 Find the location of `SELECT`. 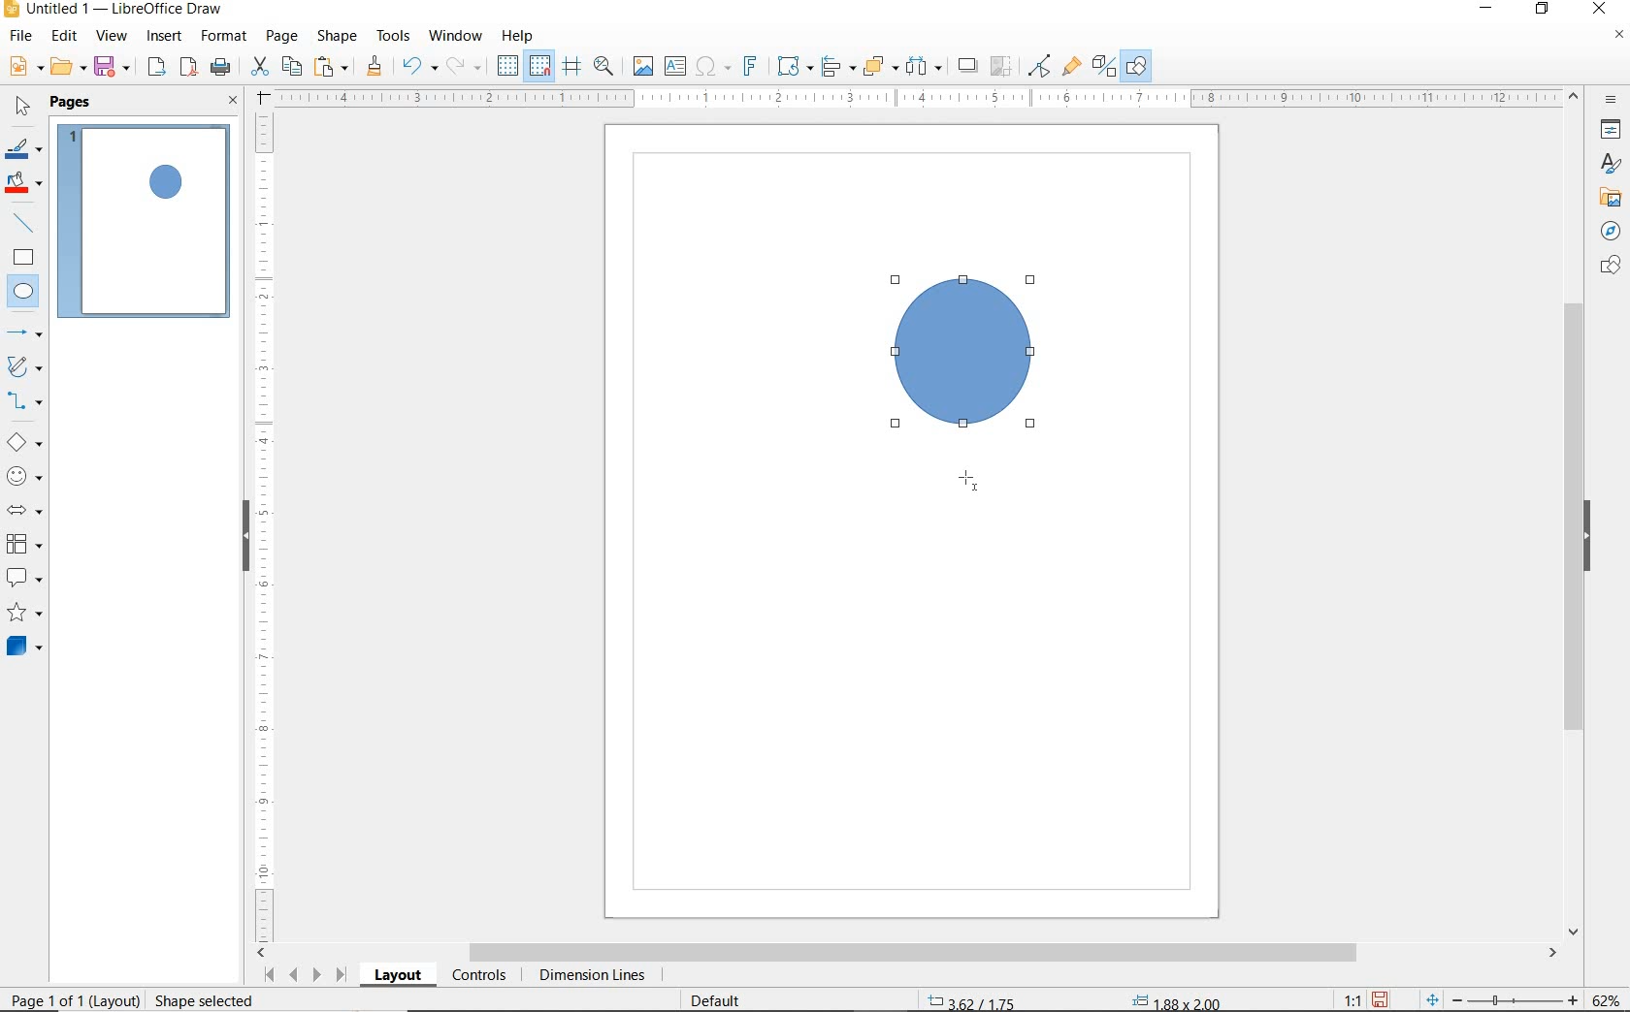

SELECT is located at coordinates (23, 108).